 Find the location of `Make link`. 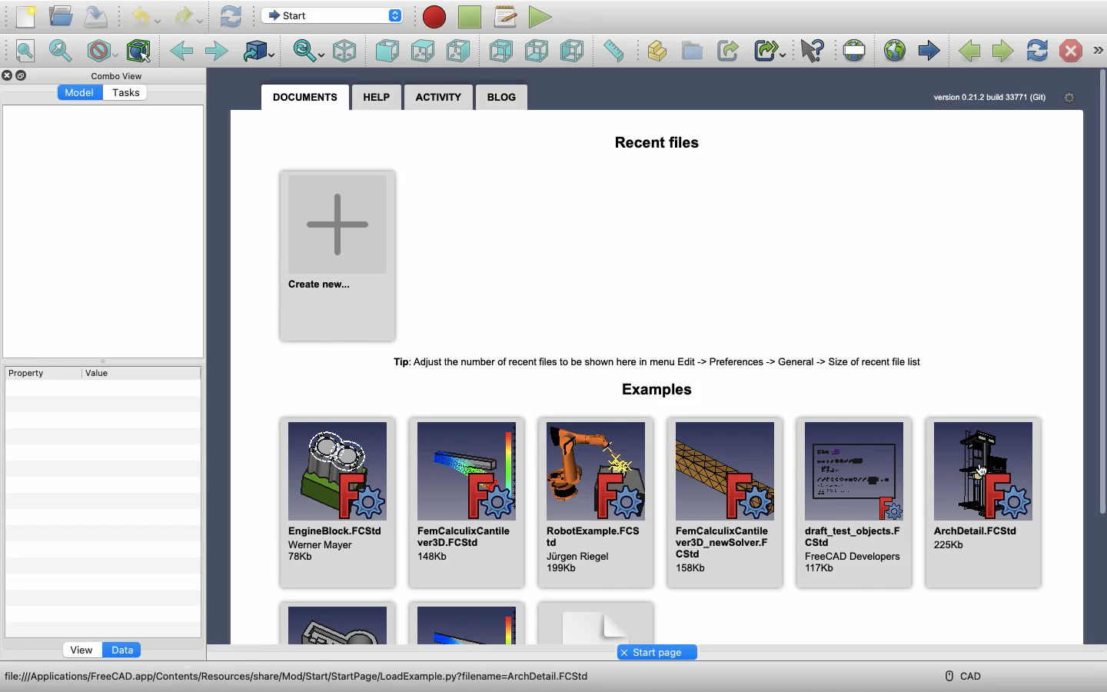

Make link is located at coordinates (727, 51).